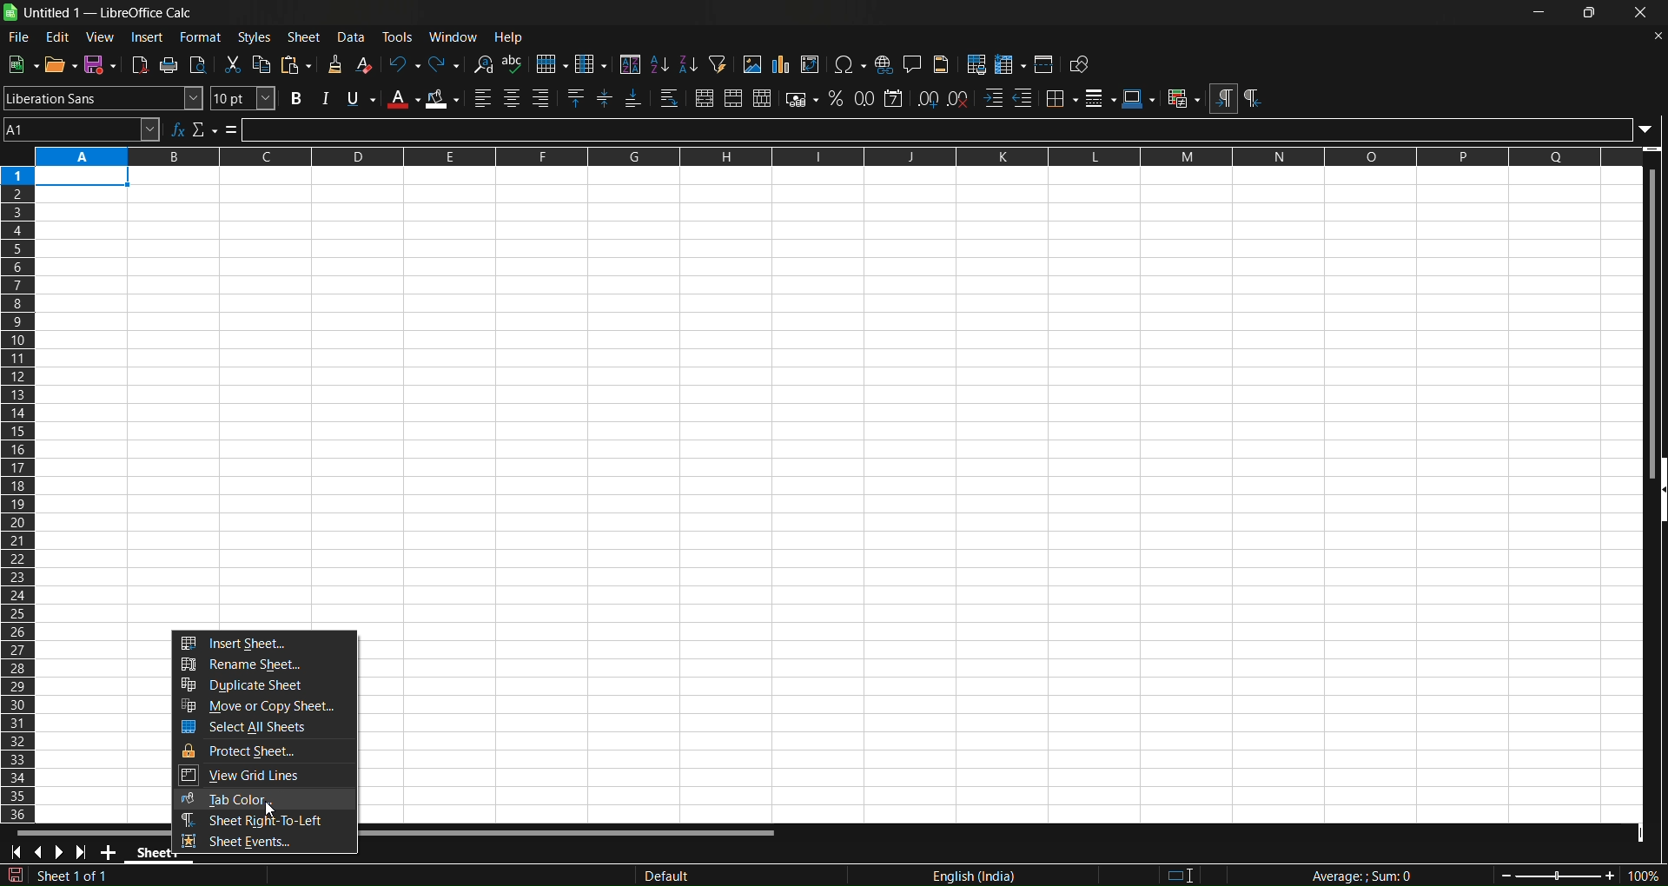 Image resolution: width=1668 pixels, height=886 pixels. Describe the element at coordinates (262, 842) in the screenshot. I see `sheet events` at that location.